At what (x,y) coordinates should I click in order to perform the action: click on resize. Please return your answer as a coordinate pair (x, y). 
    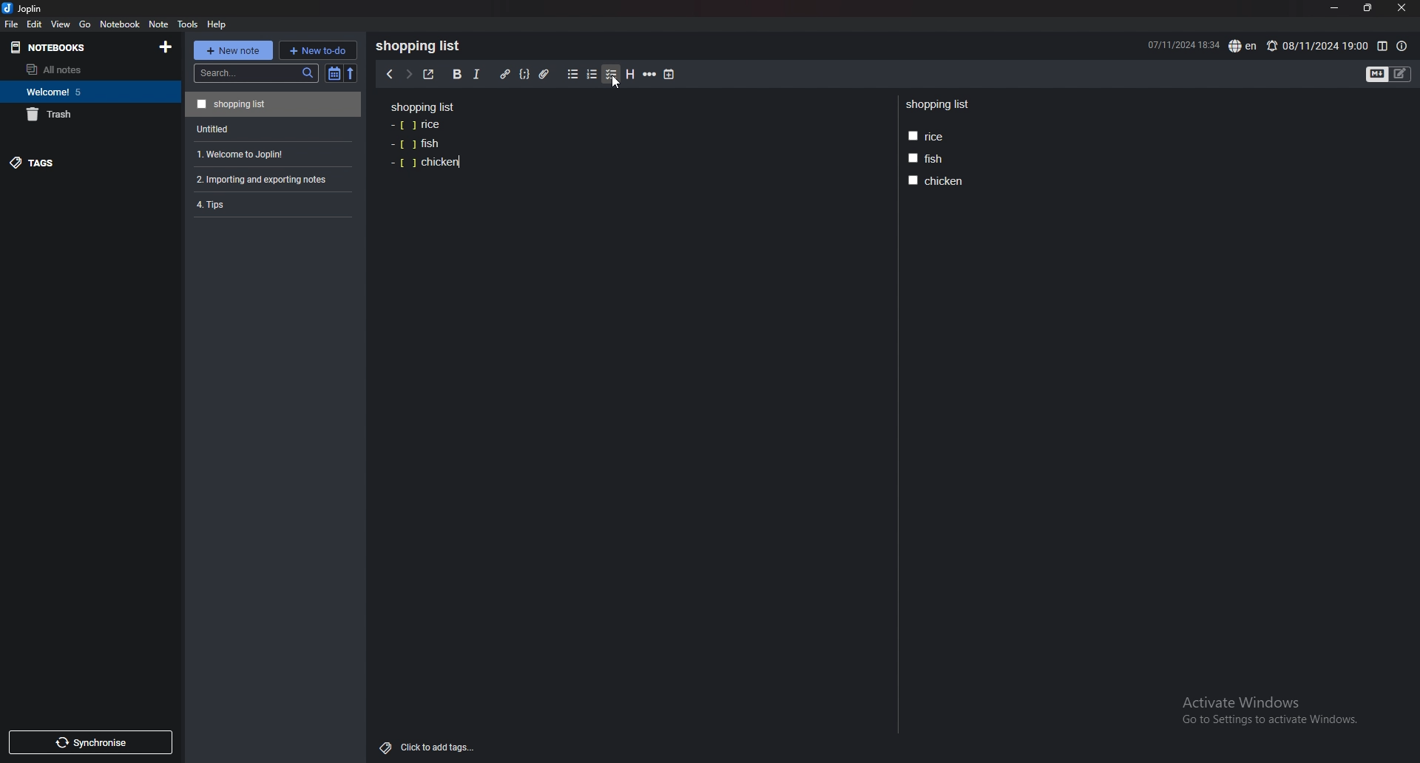
    Looking at the image, I should click on (1367, 8).